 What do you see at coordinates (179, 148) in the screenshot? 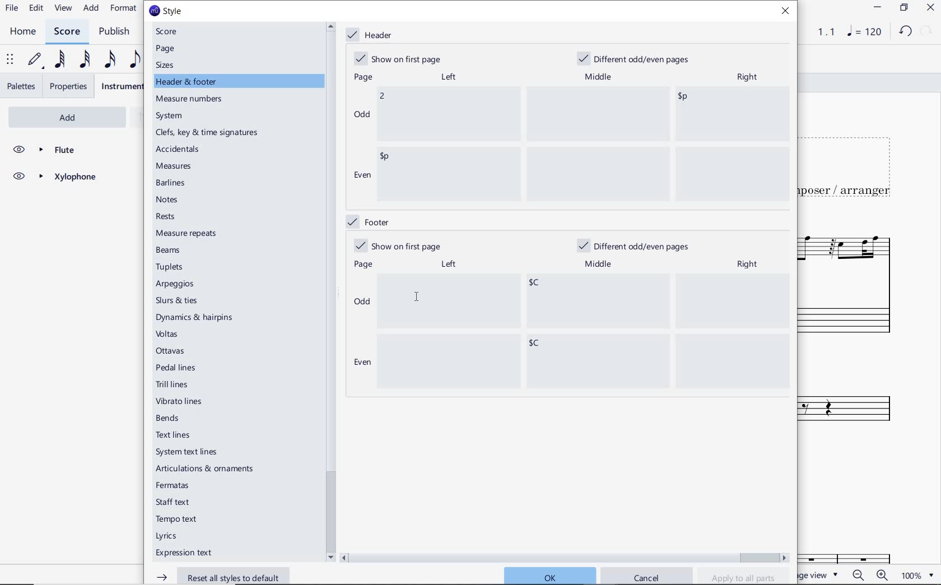
I see `accidentals` at bounding box center [179, 148].